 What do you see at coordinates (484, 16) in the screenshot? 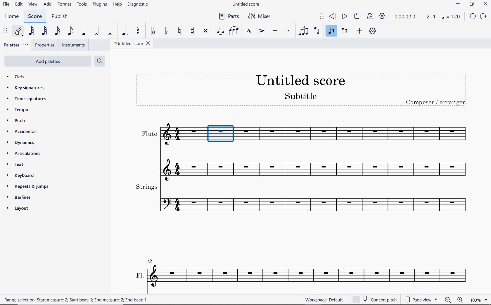
I see `redo` at bounding box center [484, 16].